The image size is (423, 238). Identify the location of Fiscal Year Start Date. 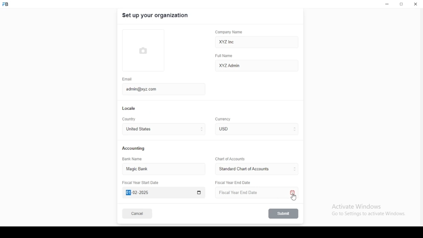
(165, 193).